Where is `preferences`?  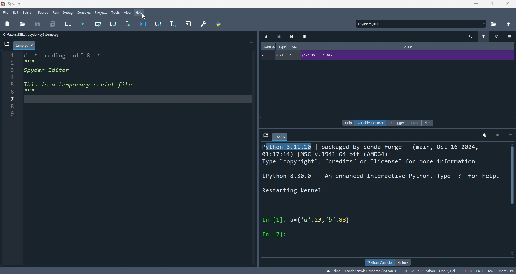
preferences is located at coordinates (204, 23).